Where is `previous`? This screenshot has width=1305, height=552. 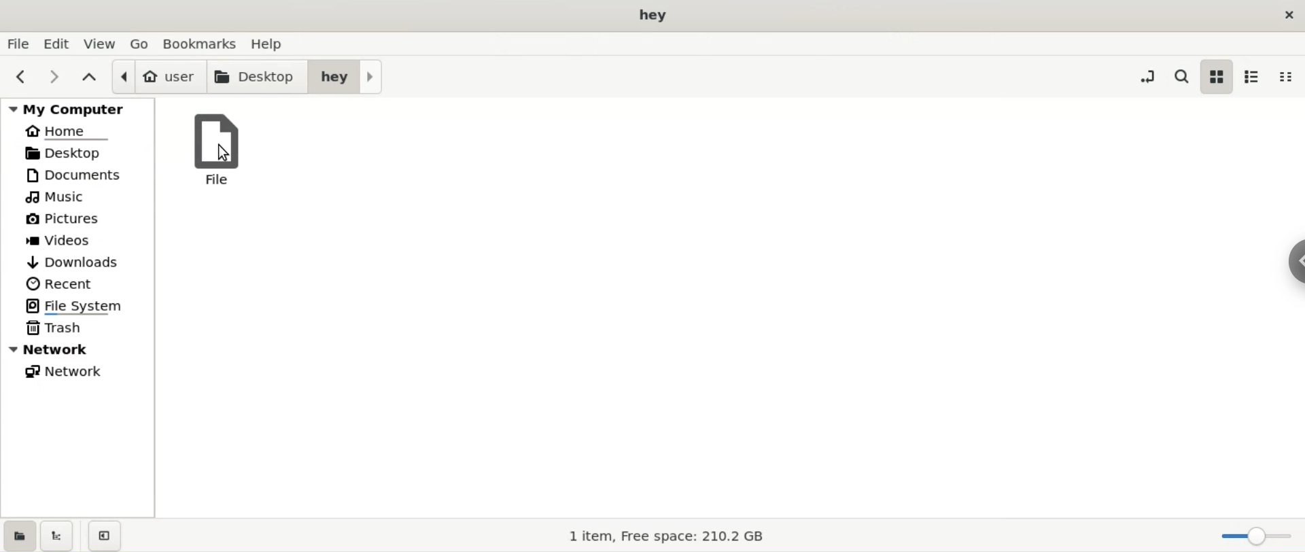 previous is located at coordinates (22, 75).